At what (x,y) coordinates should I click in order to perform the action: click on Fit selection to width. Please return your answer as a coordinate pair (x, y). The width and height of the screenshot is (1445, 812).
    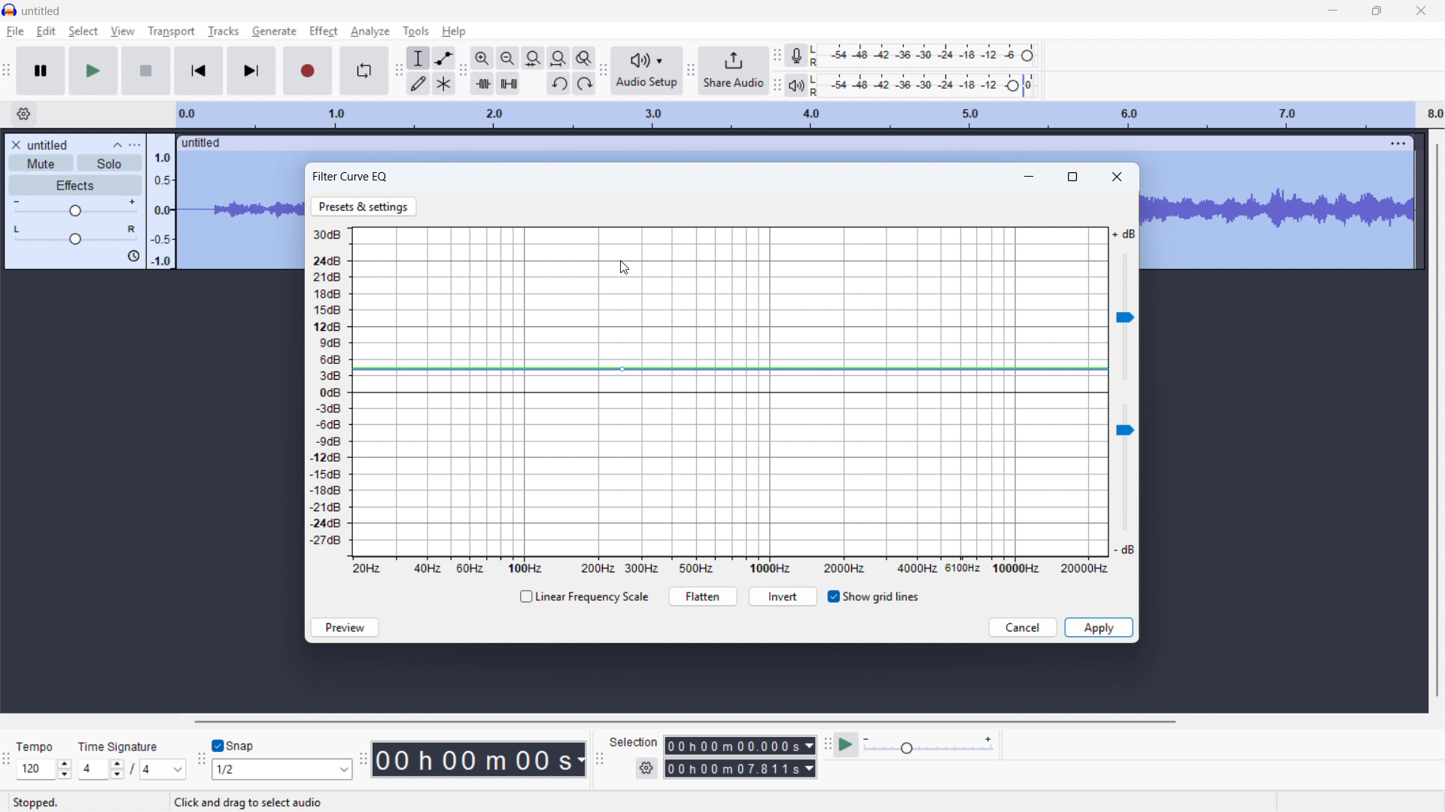
    Looking at the image, I should click on (533, 59).